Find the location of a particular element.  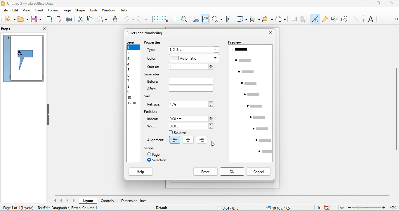

dimension lines is located at coordinates (136, 202).